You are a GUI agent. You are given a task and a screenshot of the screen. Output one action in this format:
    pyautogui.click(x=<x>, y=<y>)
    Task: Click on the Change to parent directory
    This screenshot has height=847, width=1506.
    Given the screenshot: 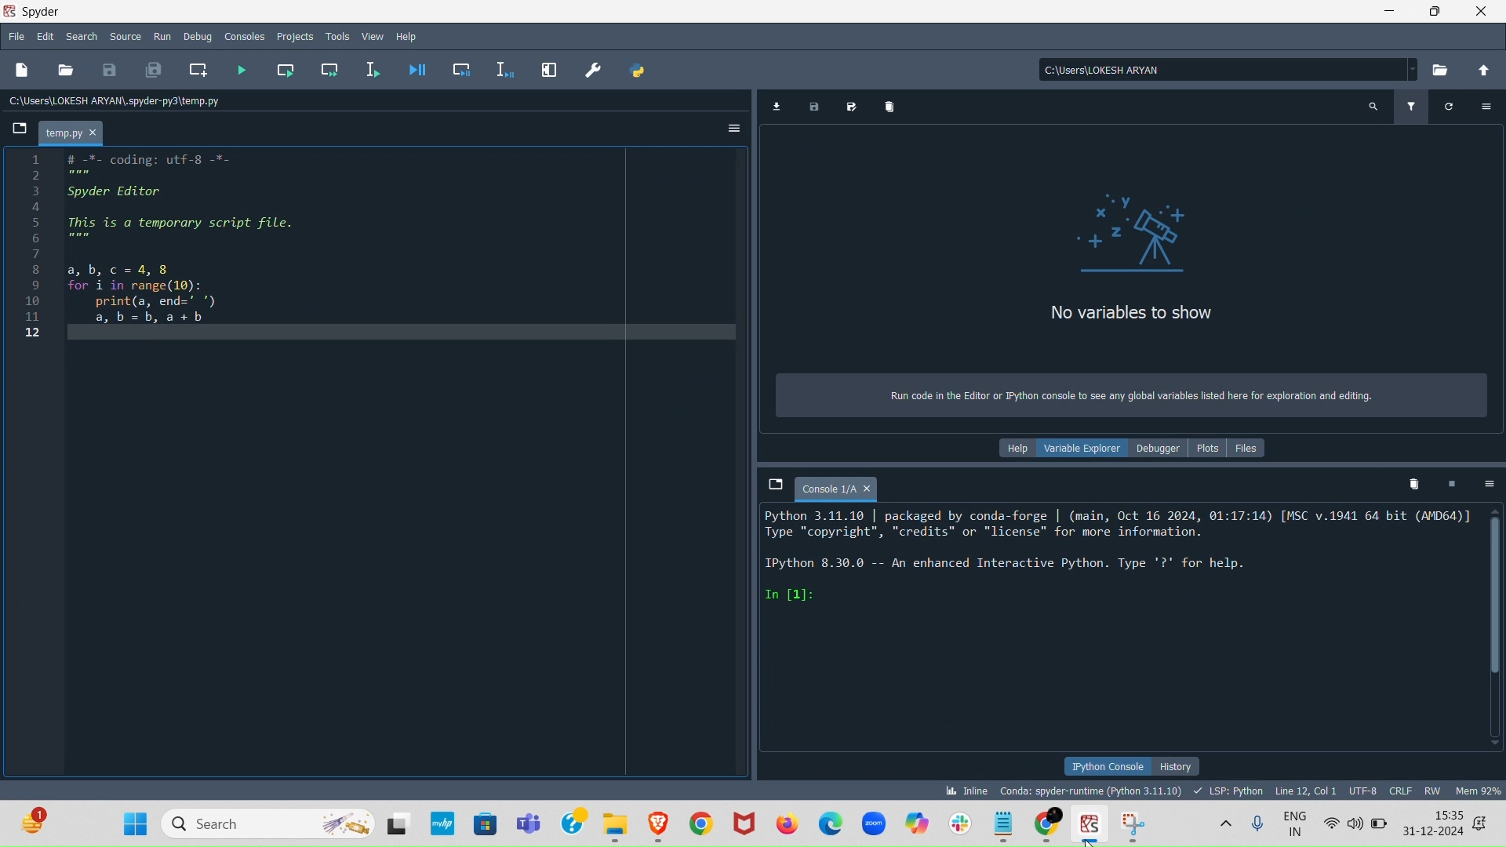 What is the action you would take?
    pyautogui.click(x=1482, y=70)
    